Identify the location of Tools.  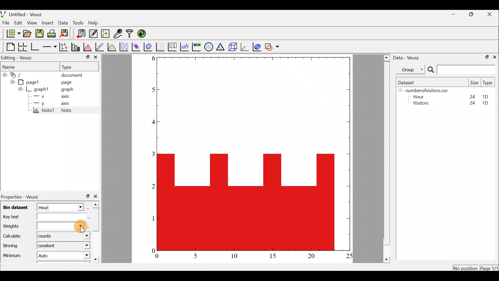
(79, 23).